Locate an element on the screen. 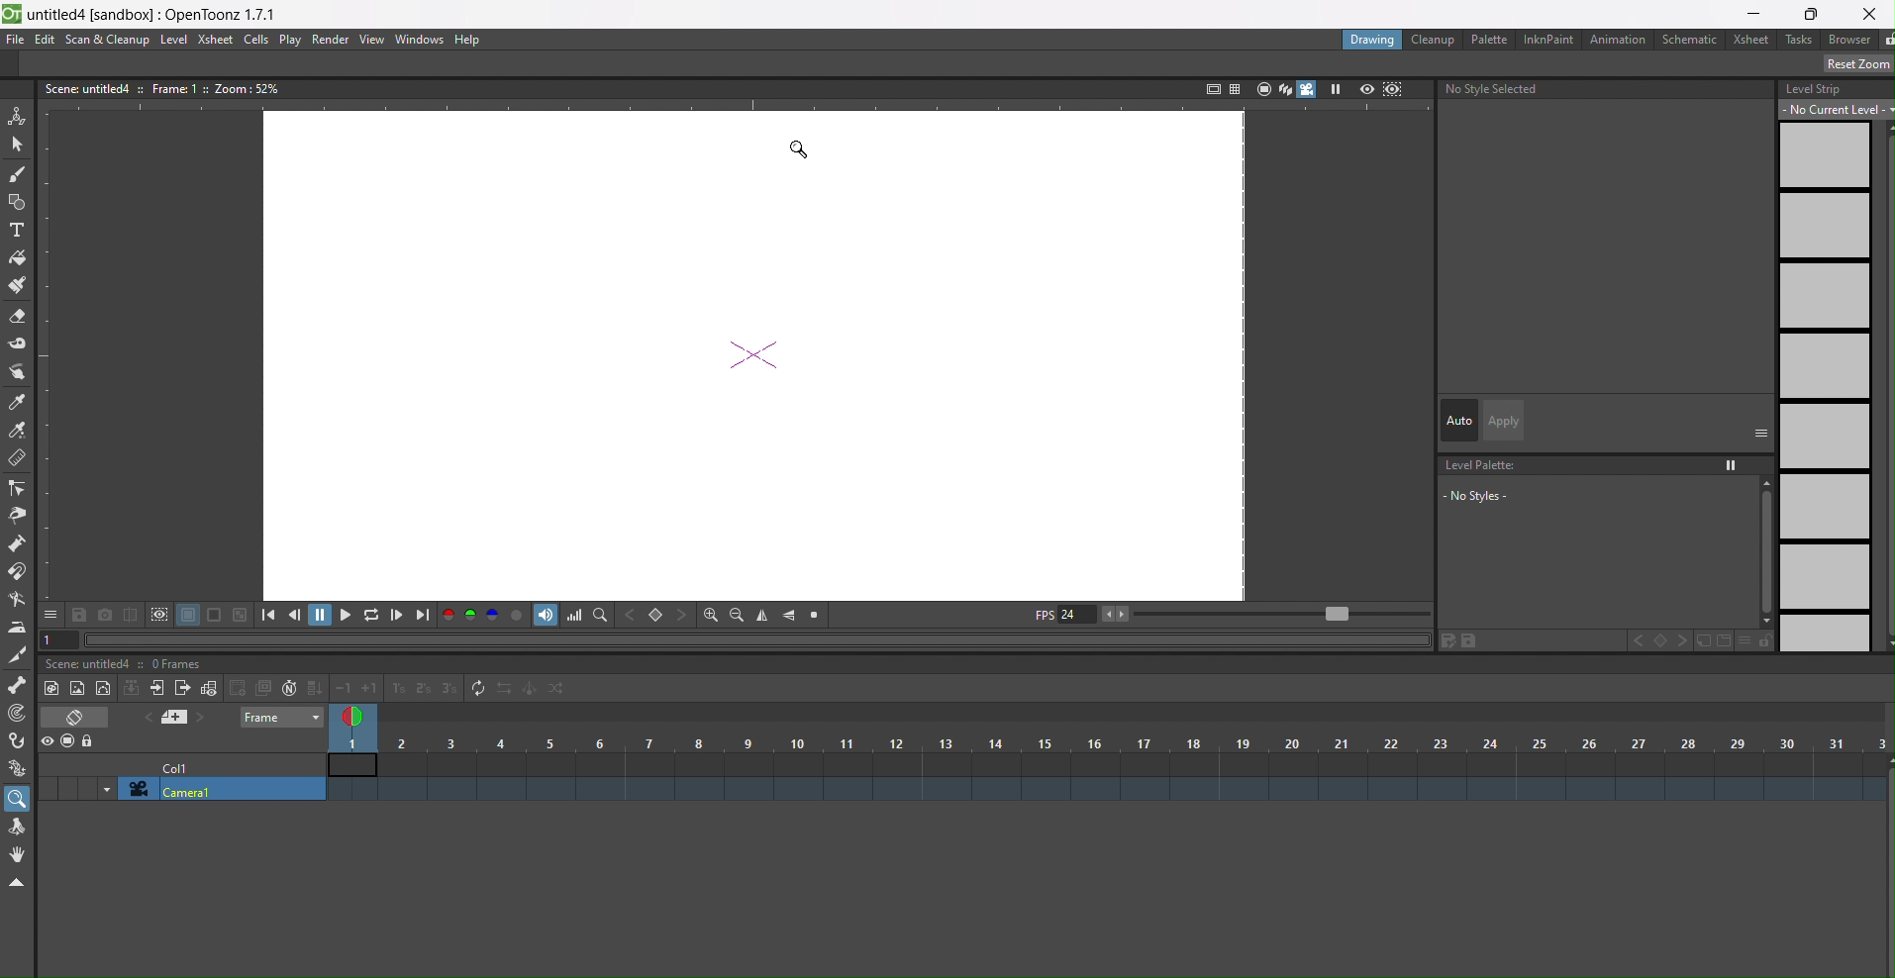 The height and width of the screenshot is (978, 1895).  is located at coordinates (289, 689).